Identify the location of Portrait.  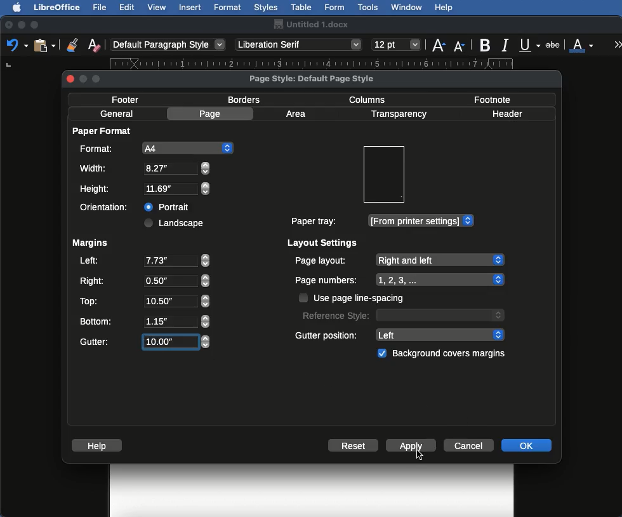
(168, 205).